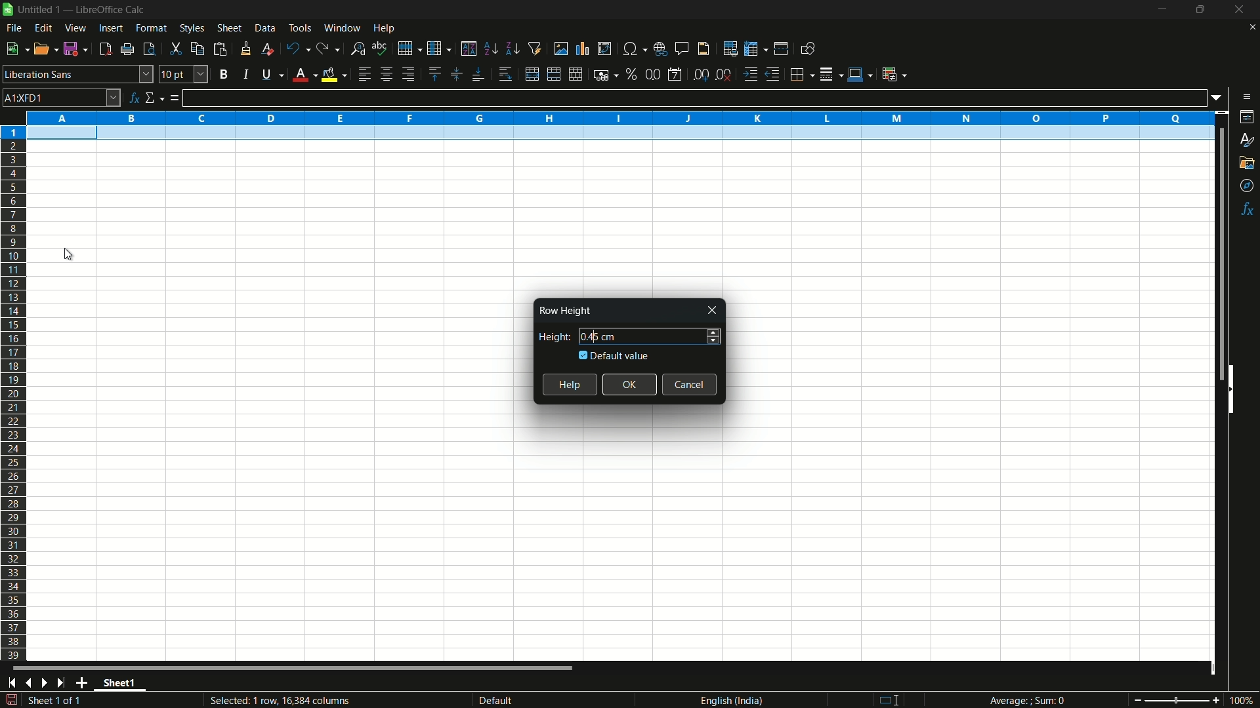 The image size is (1260, 708). I want to click on height 0.45 cm, so click(639, 336).